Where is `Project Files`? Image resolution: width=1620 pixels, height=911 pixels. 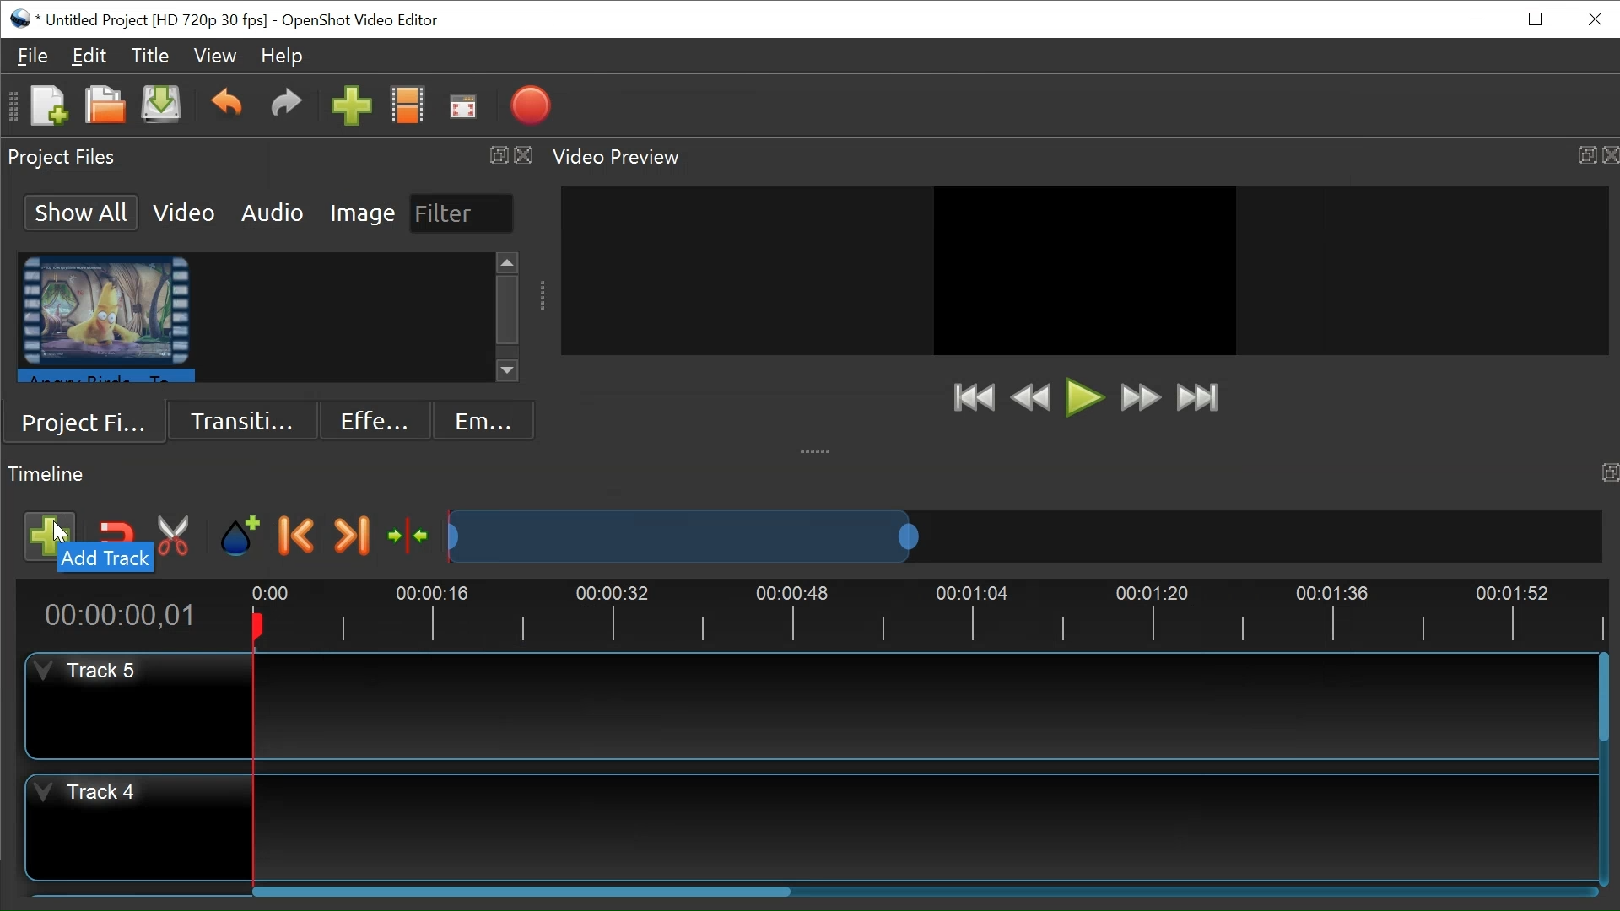 Project Files is located at coordinates (269, 158).